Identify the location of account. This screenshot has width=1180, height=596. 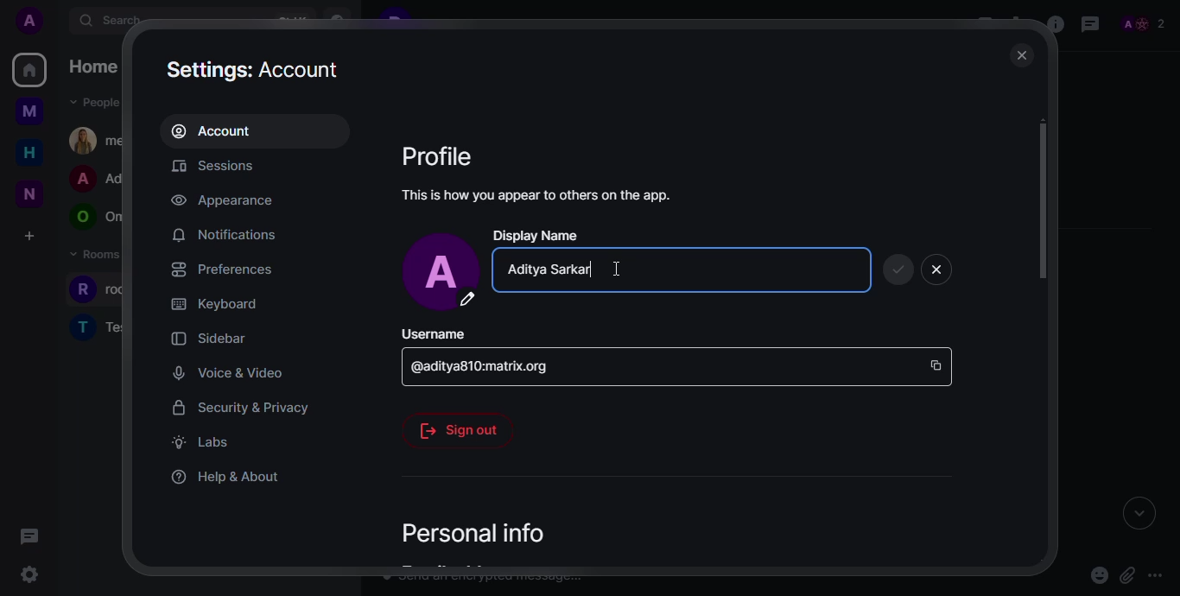
(219, 130).